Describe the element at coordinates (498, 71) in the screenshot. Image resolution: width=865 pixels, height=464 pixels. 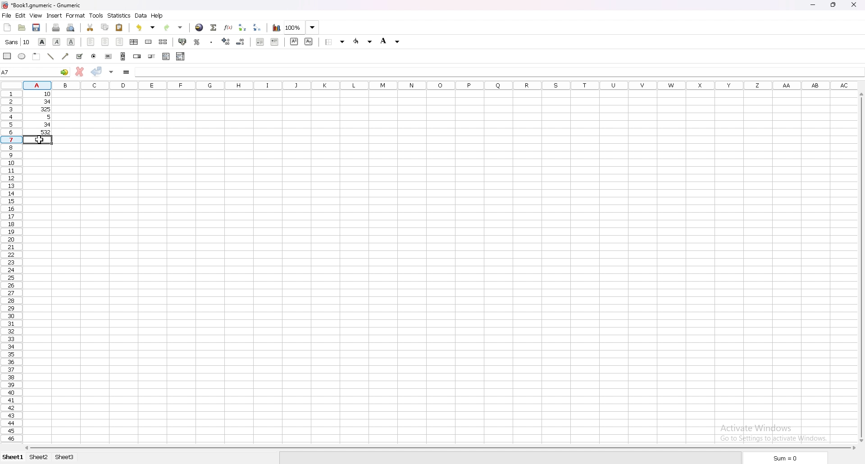
I see `cell input` at that location.